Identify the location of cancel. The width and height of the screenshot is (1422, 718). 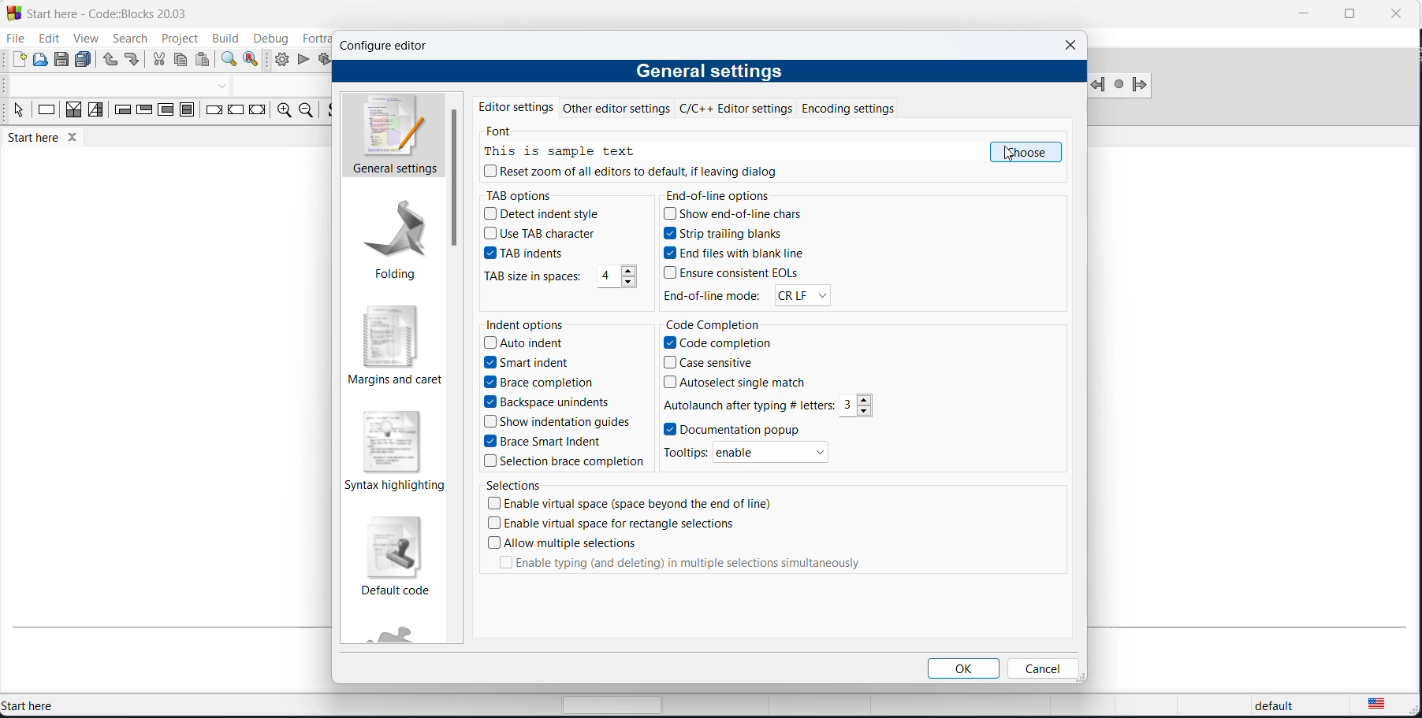
(1041, 668).